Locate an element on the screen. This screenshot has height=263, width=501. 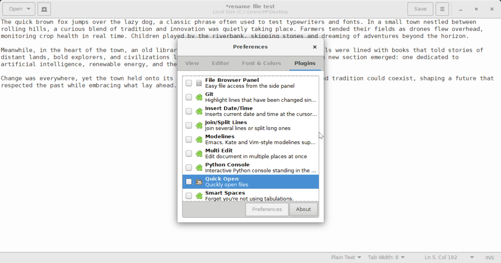
Minimize is located at coordinates (476, 9).